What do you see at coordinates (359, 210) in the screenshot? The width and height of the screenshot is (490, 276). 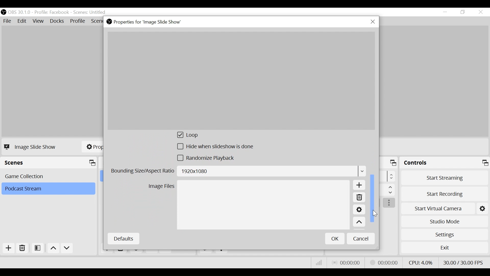 I see `Settings` at bounding box center [359, 210].